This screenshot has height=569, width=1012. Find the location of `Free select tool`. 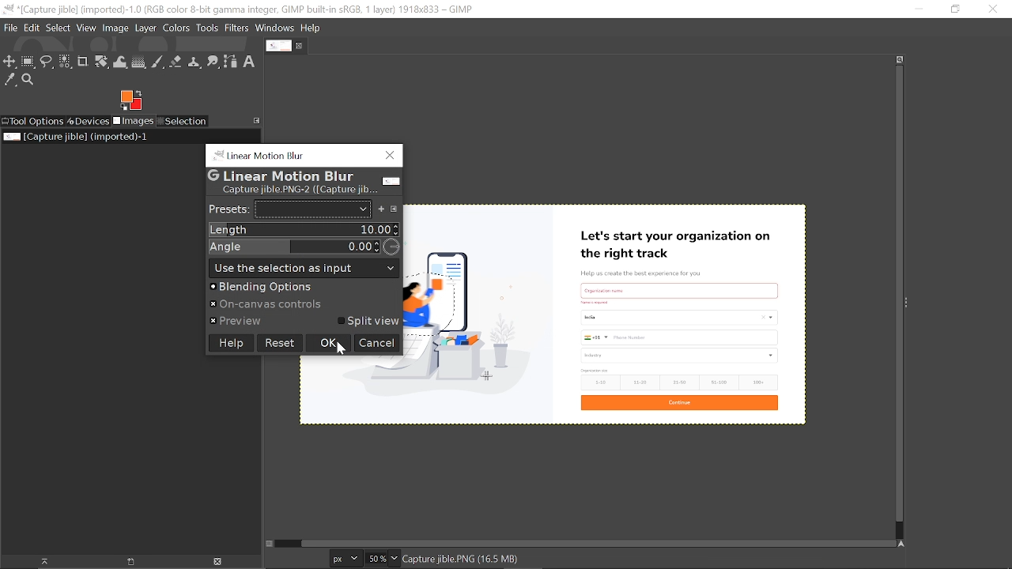

Free select tool is located at coordinates (46, 62).